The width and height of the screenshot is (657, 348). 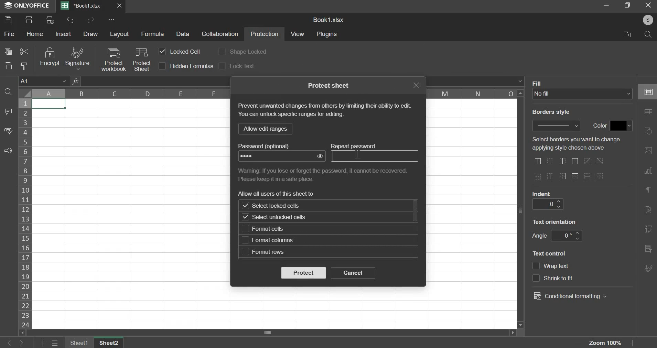 I want to click on border style, so click(x=557, y=125).